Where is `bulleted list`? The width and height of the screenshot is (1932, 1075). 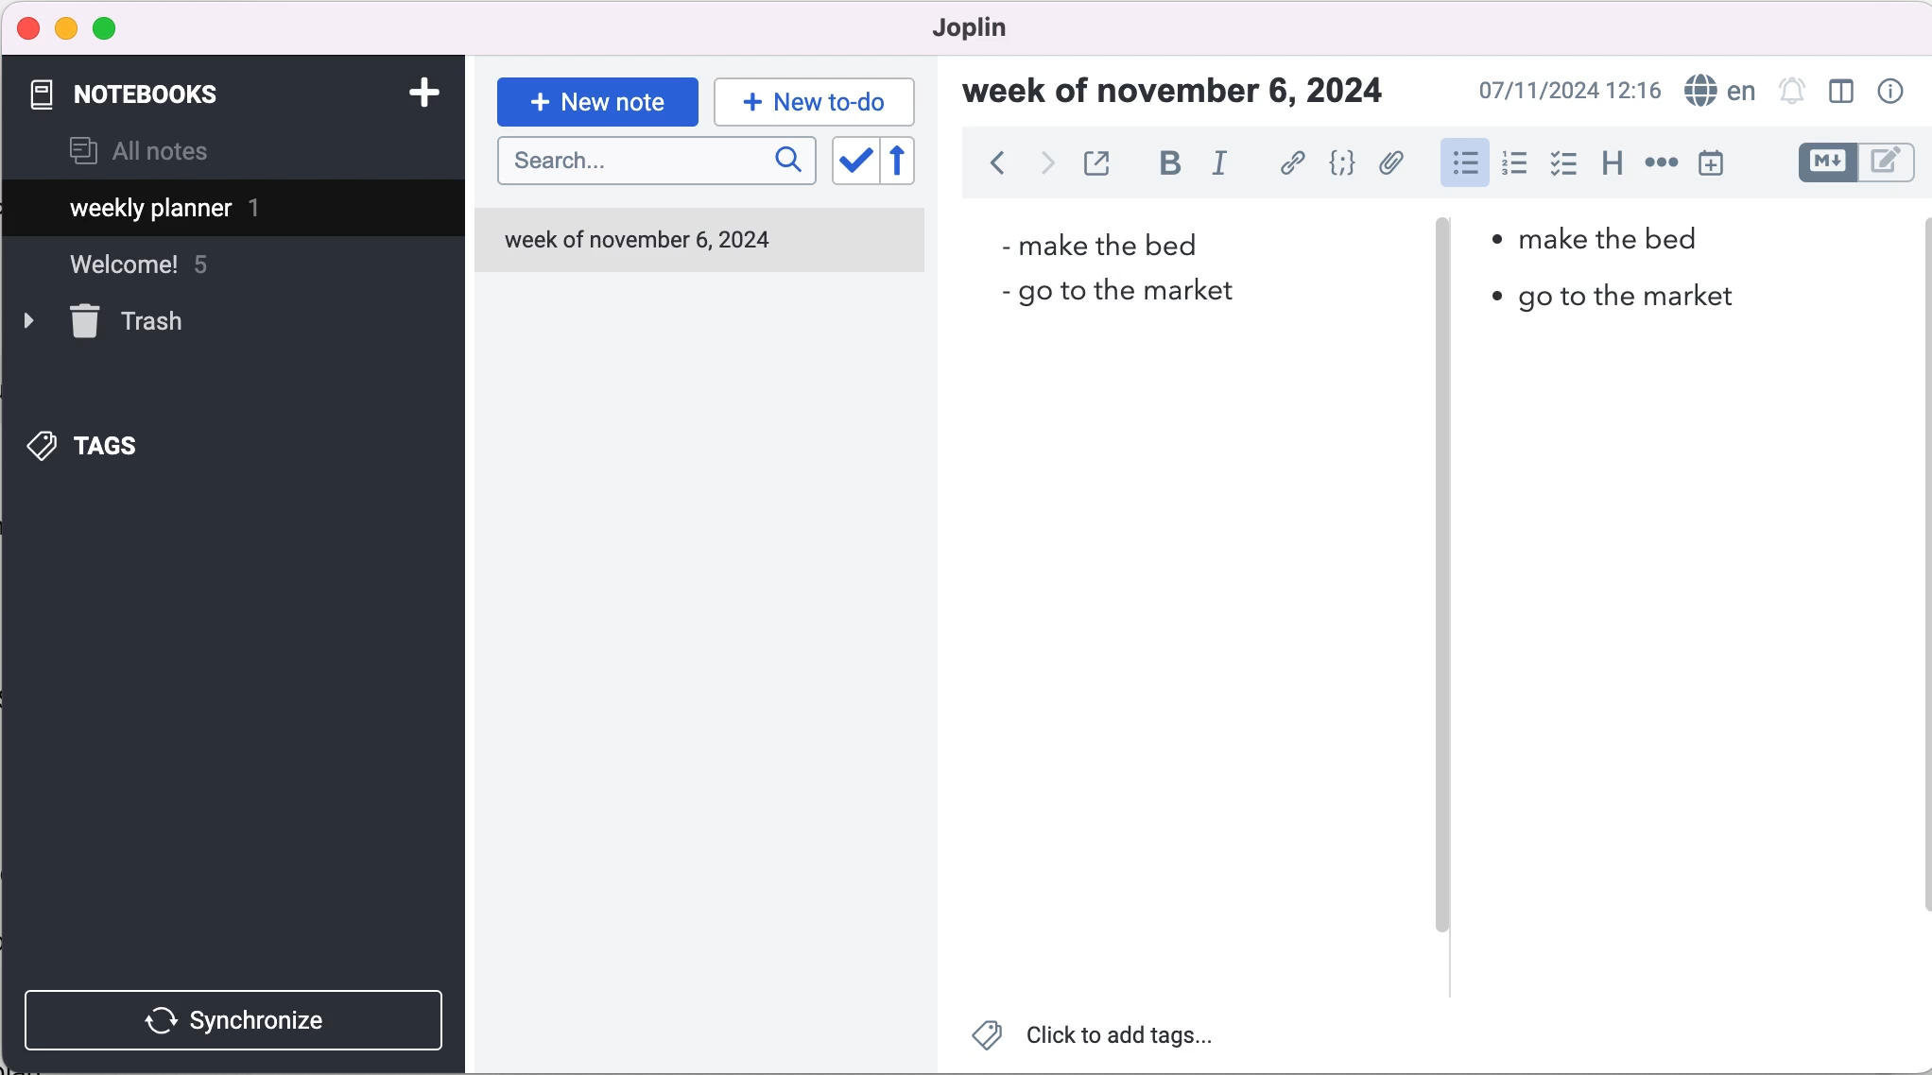 bulleted list is located at coordinates (1463, 162).